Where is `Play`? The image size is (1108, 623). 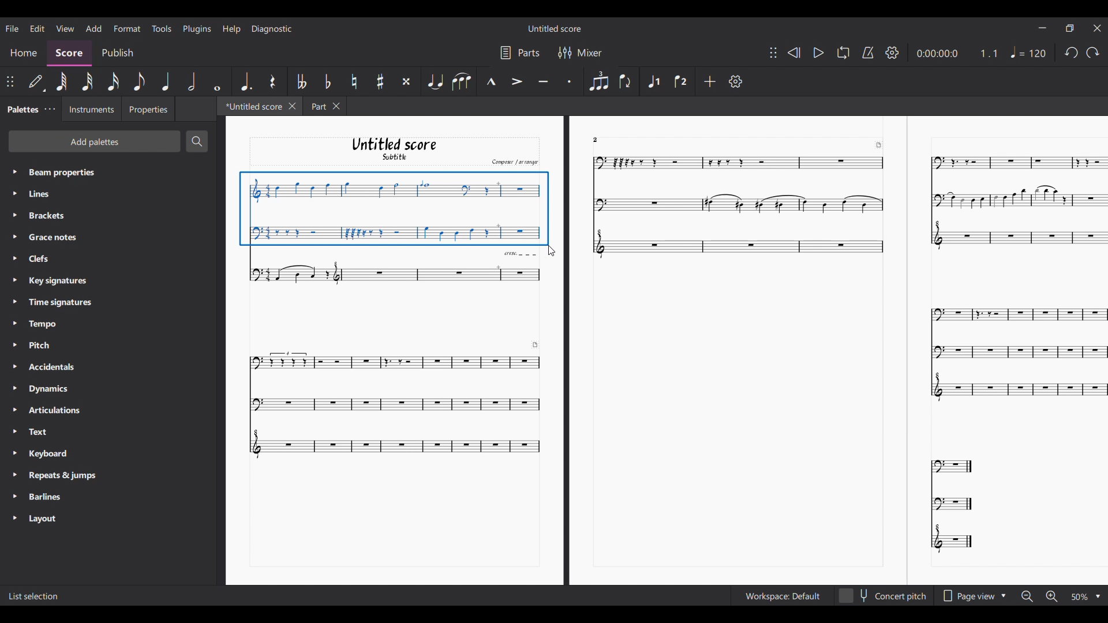
Play is located at coordinates (818, 53).